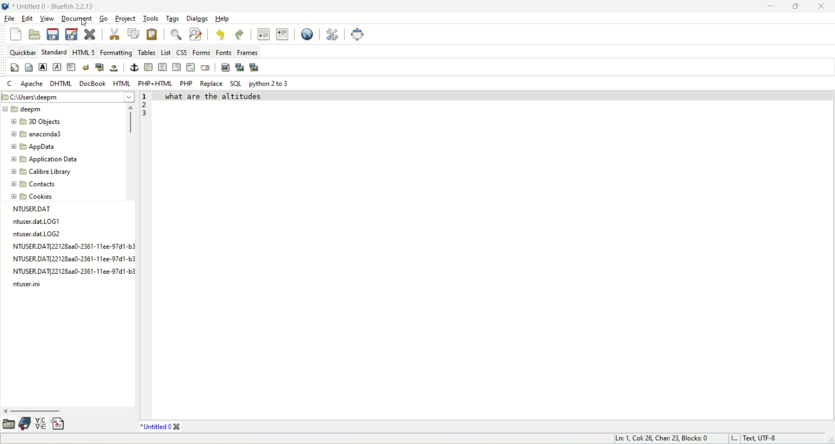  Describe the element at coordinates (15, 34) in the screenshot. I see `new` at that location.